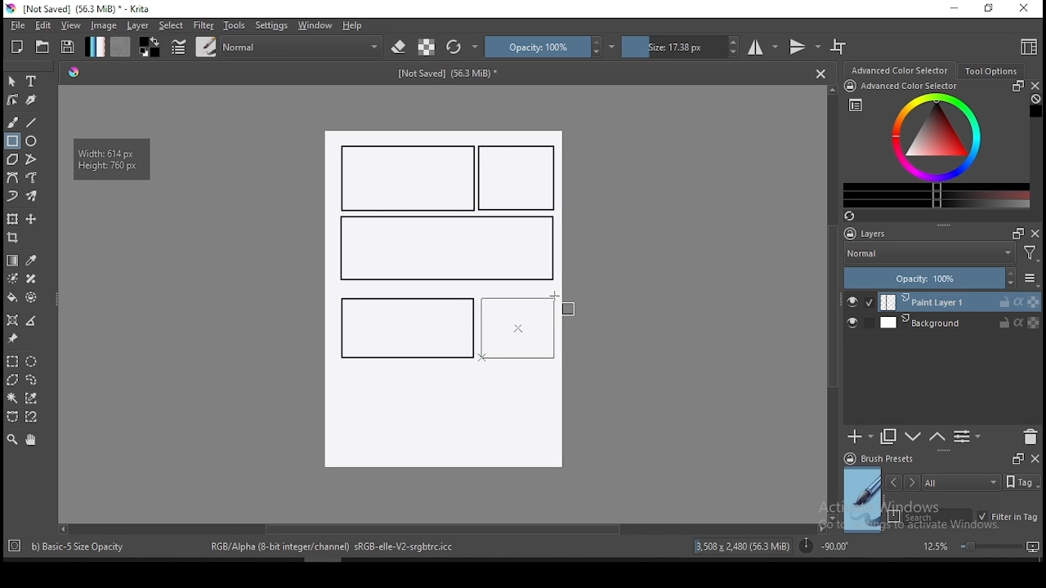 This screenshot has width=1046, height=588. Describe the element at coordinates (42, 24) in the screenshot. I see `edit` at that location.